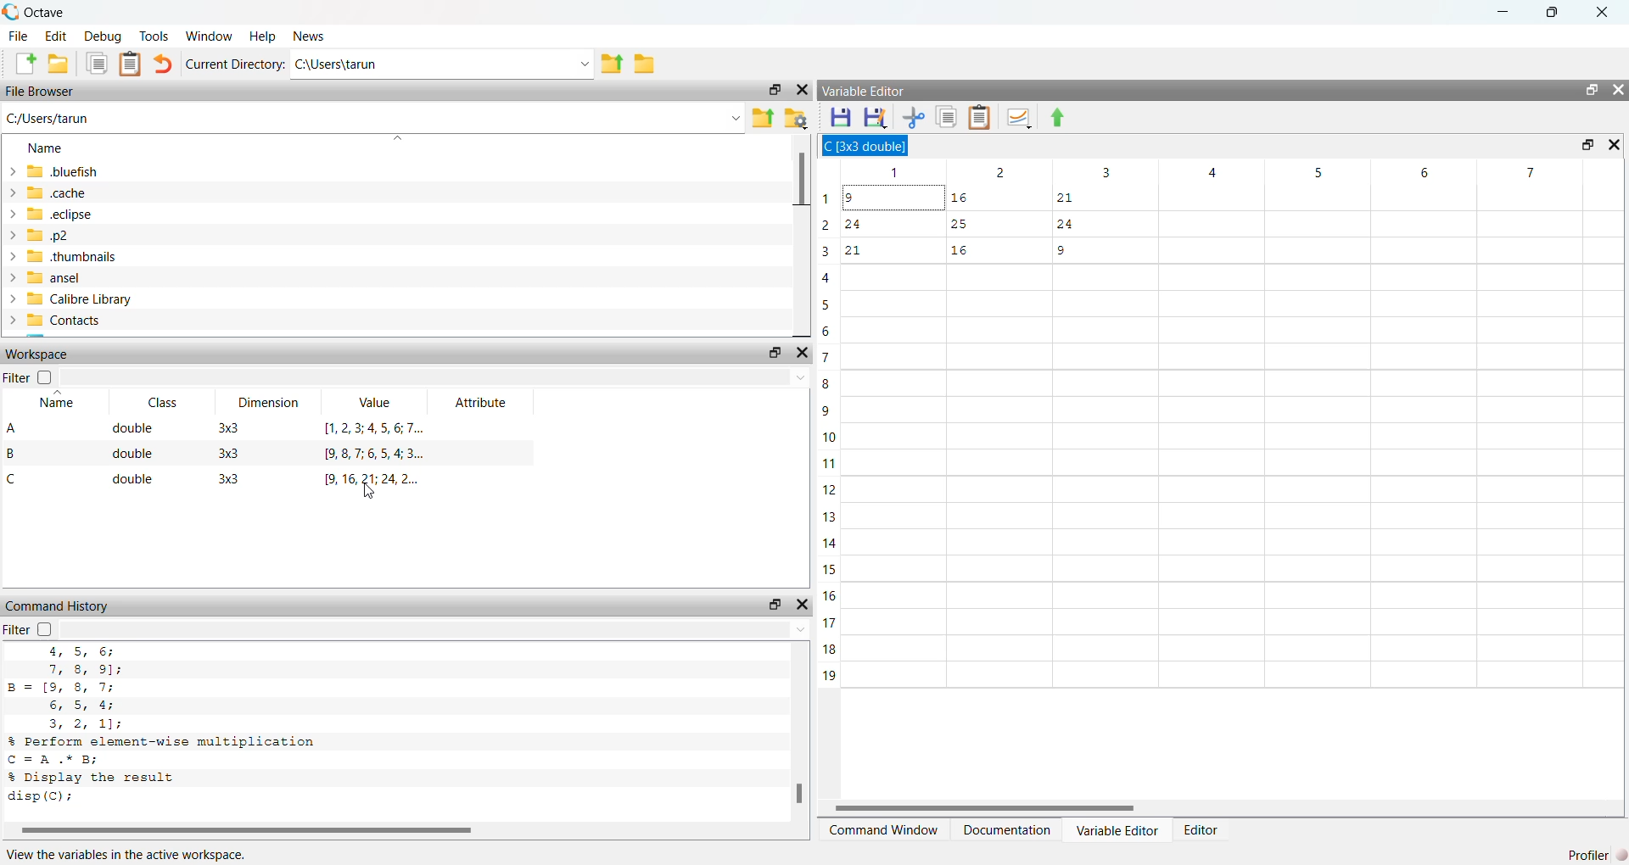 The image size is (1629, 865). I want to click on Scroll, so click(1213, 809).